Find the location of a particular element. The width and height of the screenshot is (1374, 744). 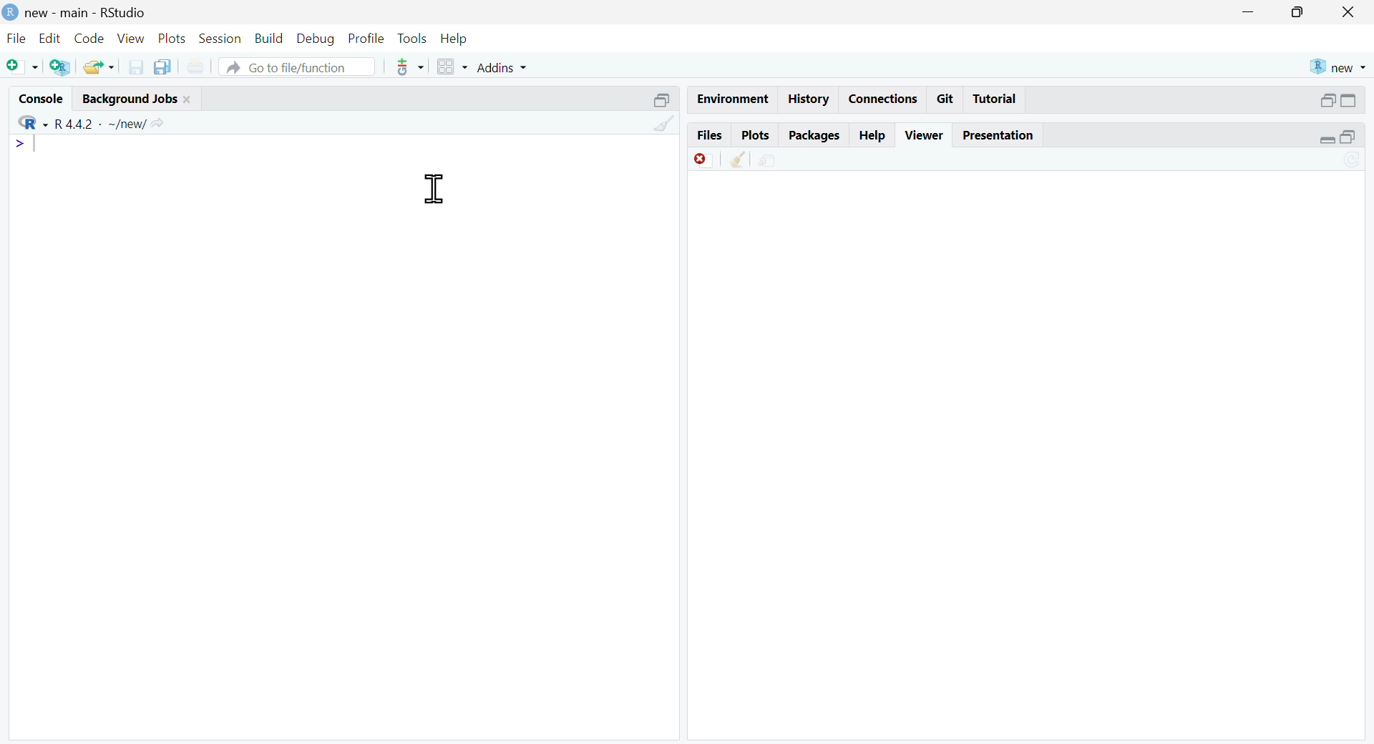

delete file is located at coordinates (703, 160).